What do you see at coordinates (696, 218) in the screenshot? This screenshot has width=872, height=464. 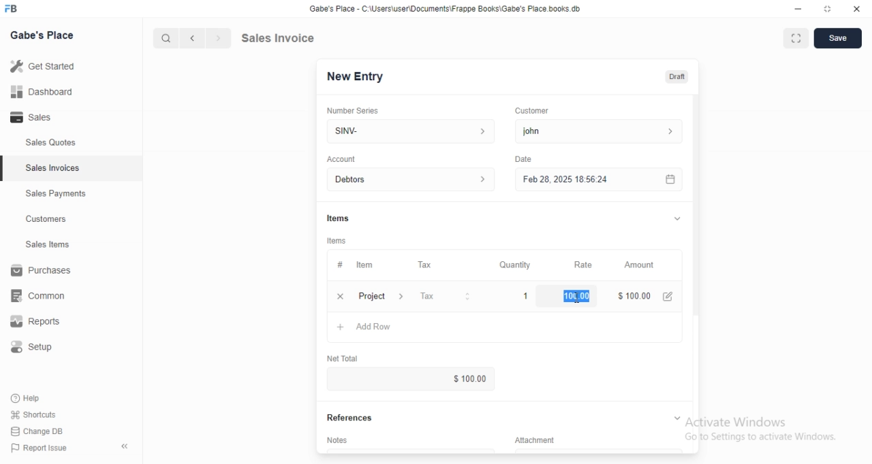 I see `scroll bar` at bounding box center [696, 218].